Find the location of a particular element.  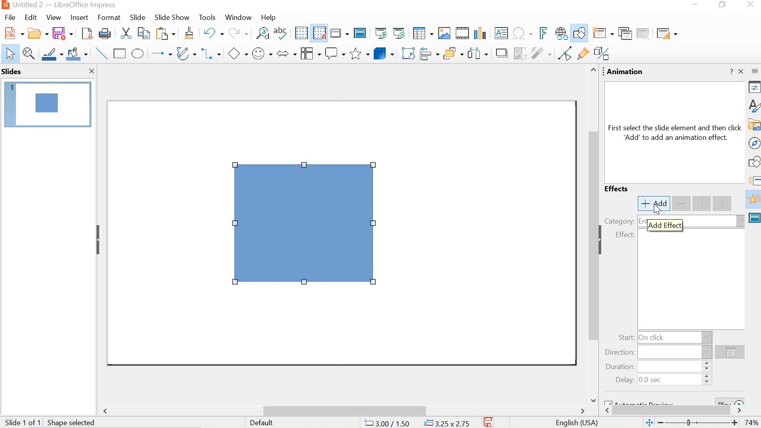

master slide is located at coordinates (754, 219).